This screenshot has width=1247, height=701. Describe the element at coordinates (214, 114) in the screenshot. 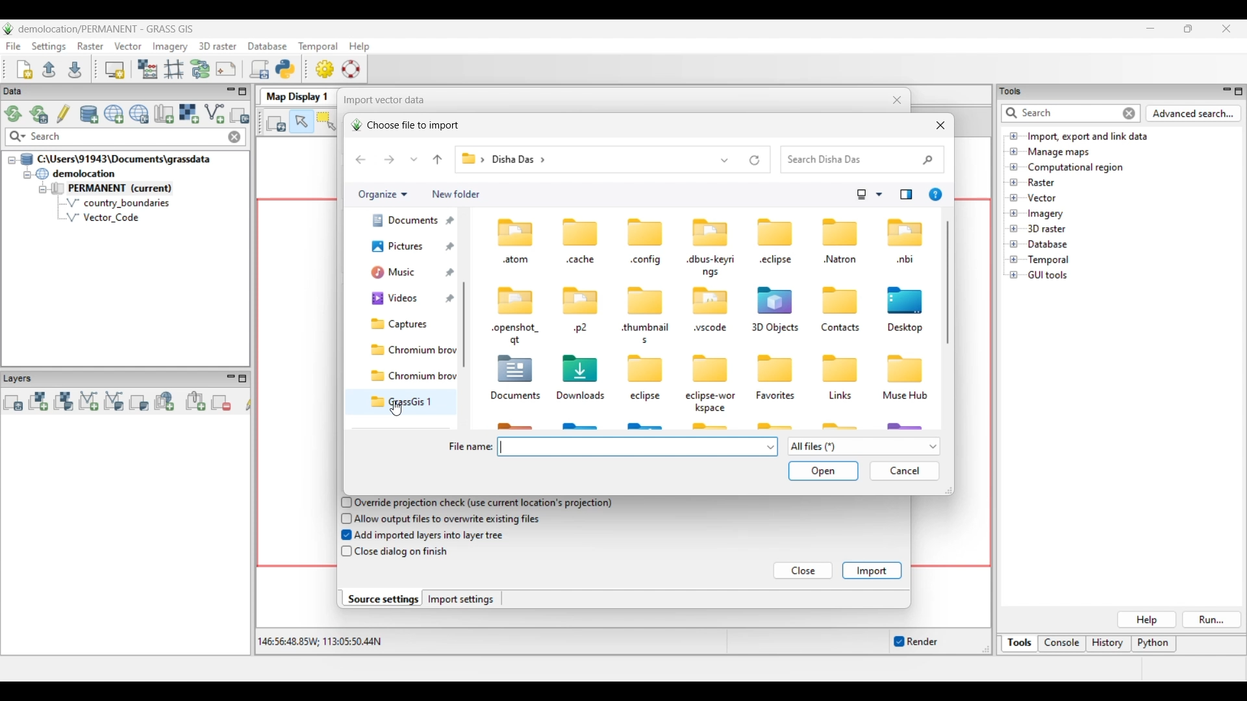

I see `Import vector data, current selection` at that location.